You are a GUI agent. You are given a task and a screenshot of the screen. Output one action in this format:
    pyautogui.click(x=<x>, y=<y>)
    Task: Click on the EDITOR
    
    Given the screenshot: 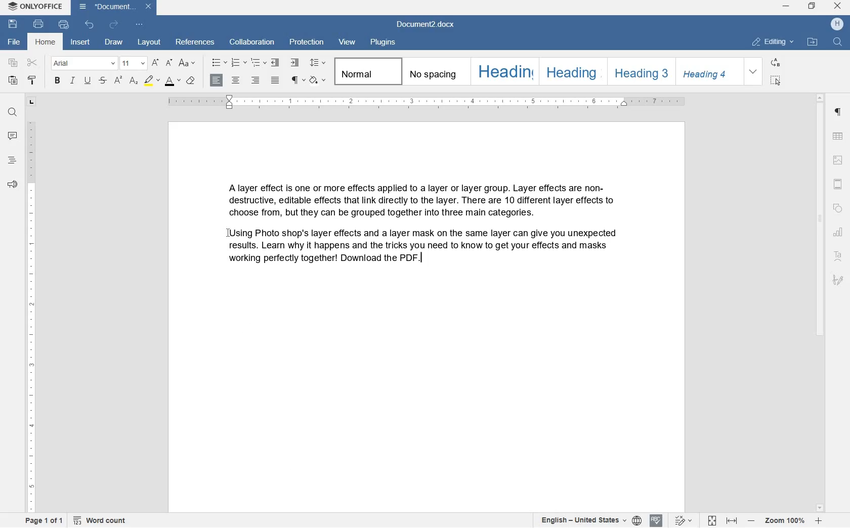 What is the action you would take?
    pyautogui.click(x=423, y=257)
    